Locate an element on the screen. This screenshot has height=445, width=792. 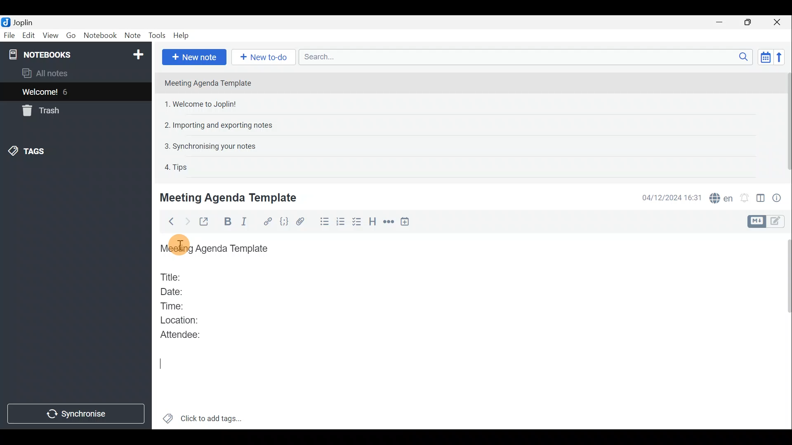
Trash is located at coordinates (39, 110).